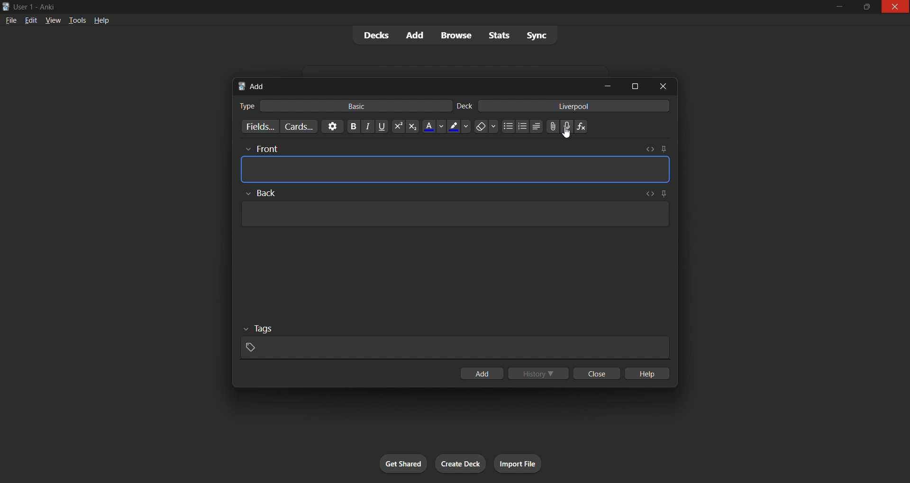  What do you see at coordinates (396, 125) in the screenshot?
I see `superscript` at bounding box center [396, 125].